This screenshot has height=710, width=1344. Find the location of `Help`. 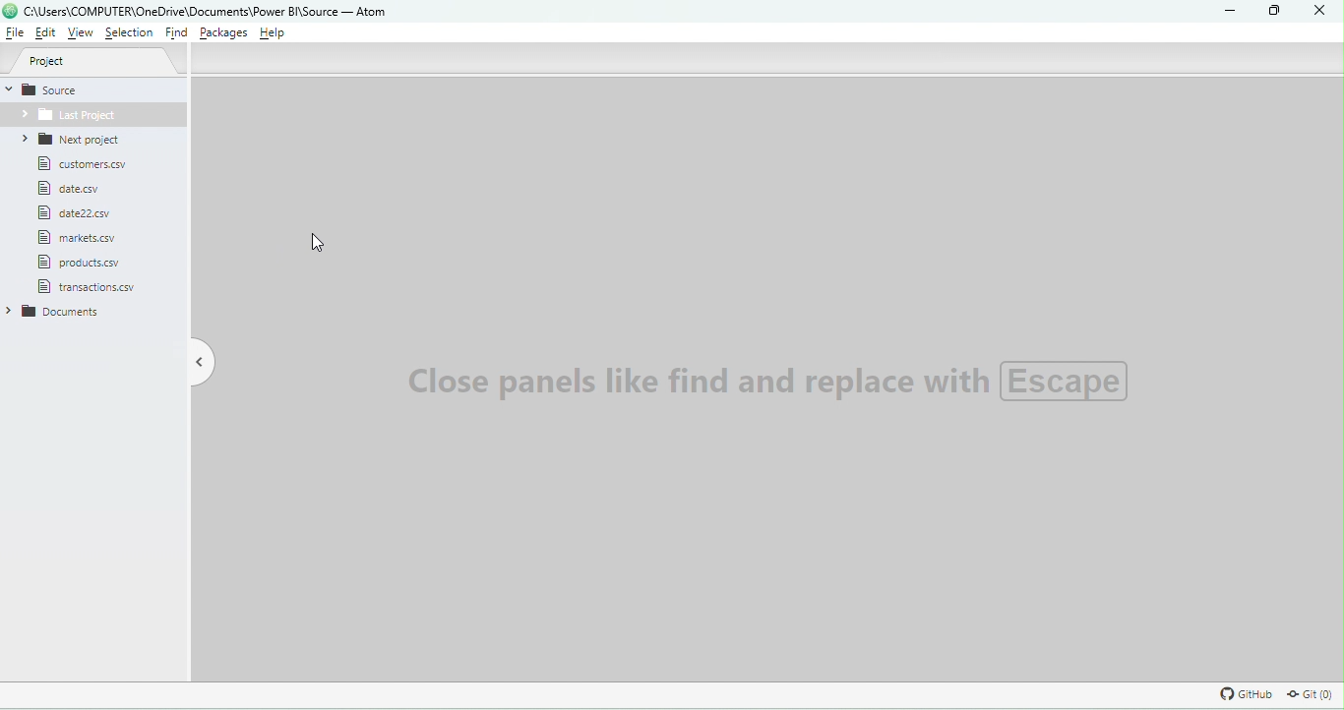

Help is located at coordinates (278, 34).